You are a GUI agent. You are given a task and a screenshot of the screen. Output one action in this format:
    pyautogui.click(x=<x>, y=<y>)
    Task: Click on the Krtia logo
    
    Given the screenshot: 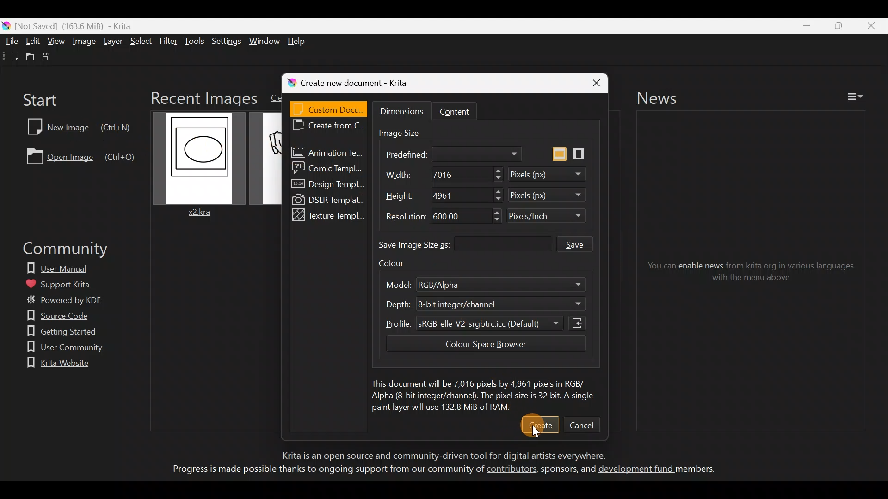 What is the action you would take?
    pyautogui.click(x=6, y=25)
    